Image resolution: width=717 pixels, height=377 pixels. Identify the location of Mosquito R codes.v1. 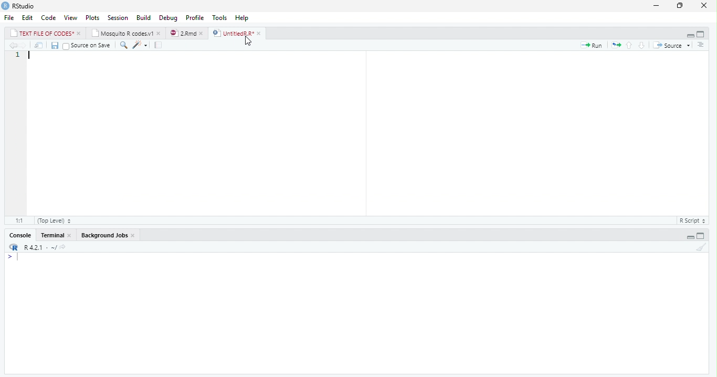
(123, 34).